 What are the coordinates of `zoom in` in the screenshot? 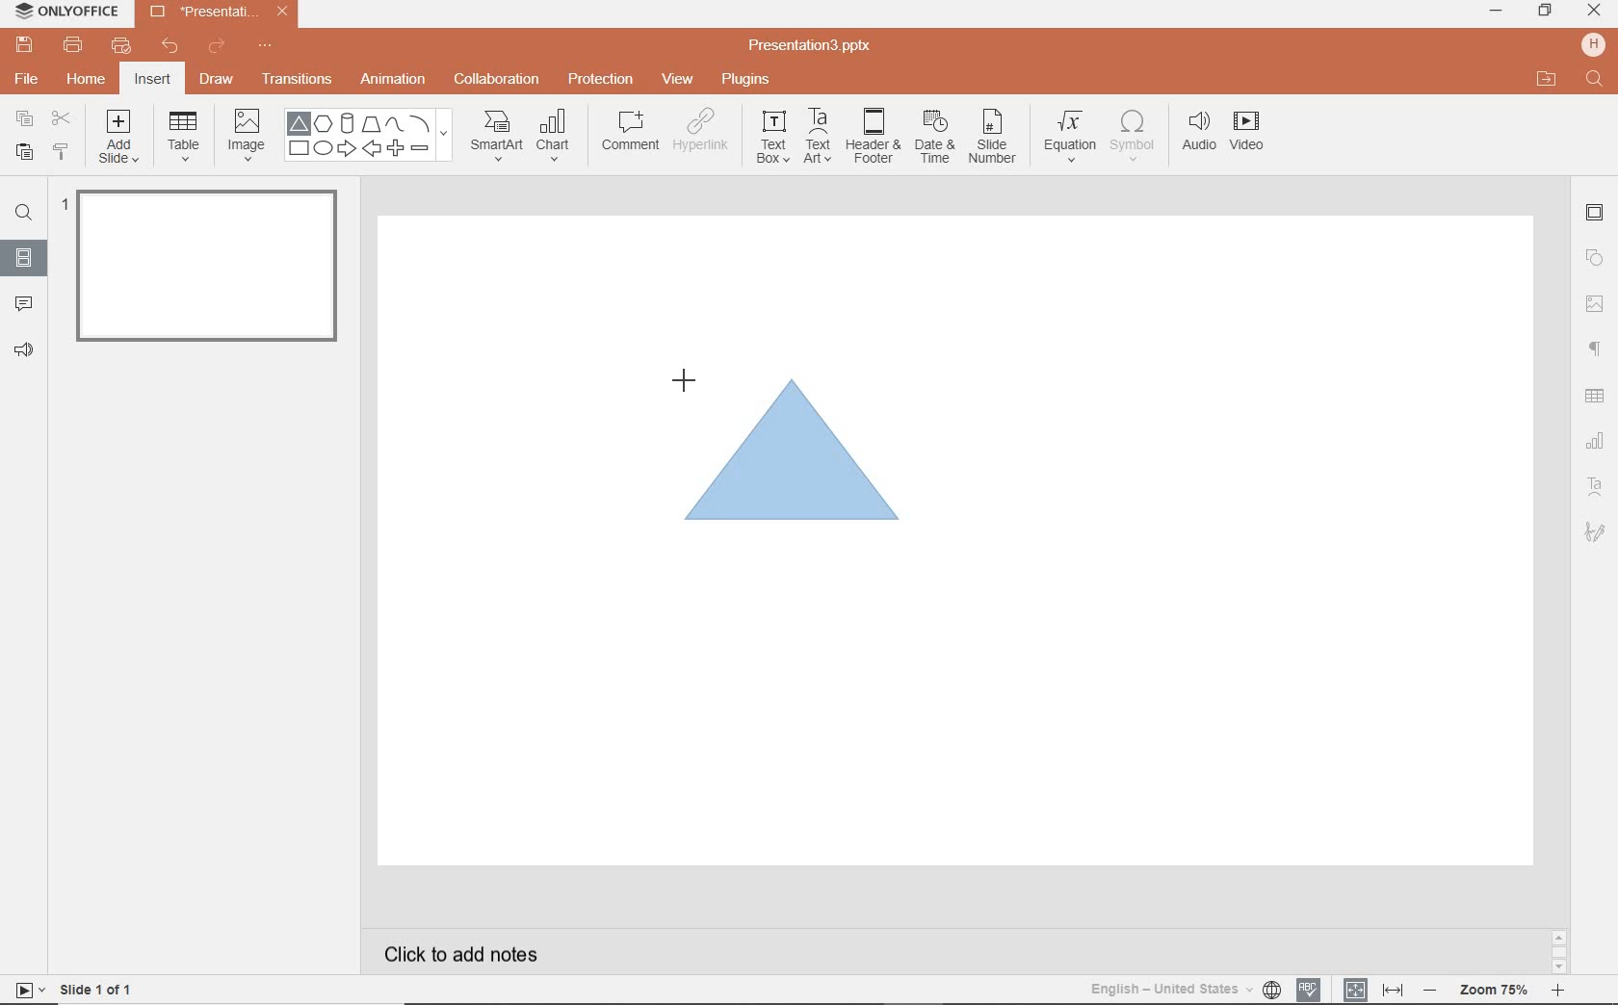 It's located at (1557, 992).